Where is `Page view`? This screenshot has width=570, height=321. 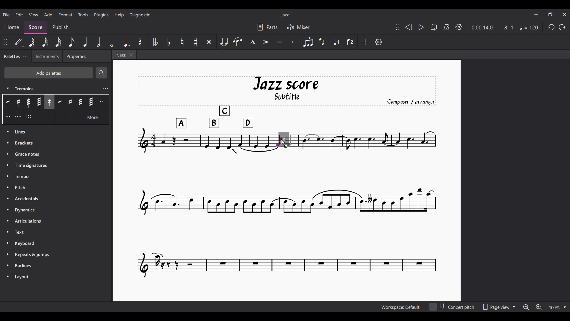 Page view is located at coordinates (498, 307).